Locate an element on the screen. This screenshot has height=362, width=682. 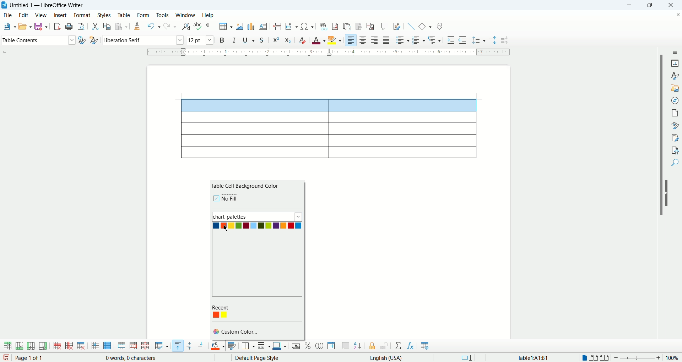
align right is located at coordinates (351, 39).